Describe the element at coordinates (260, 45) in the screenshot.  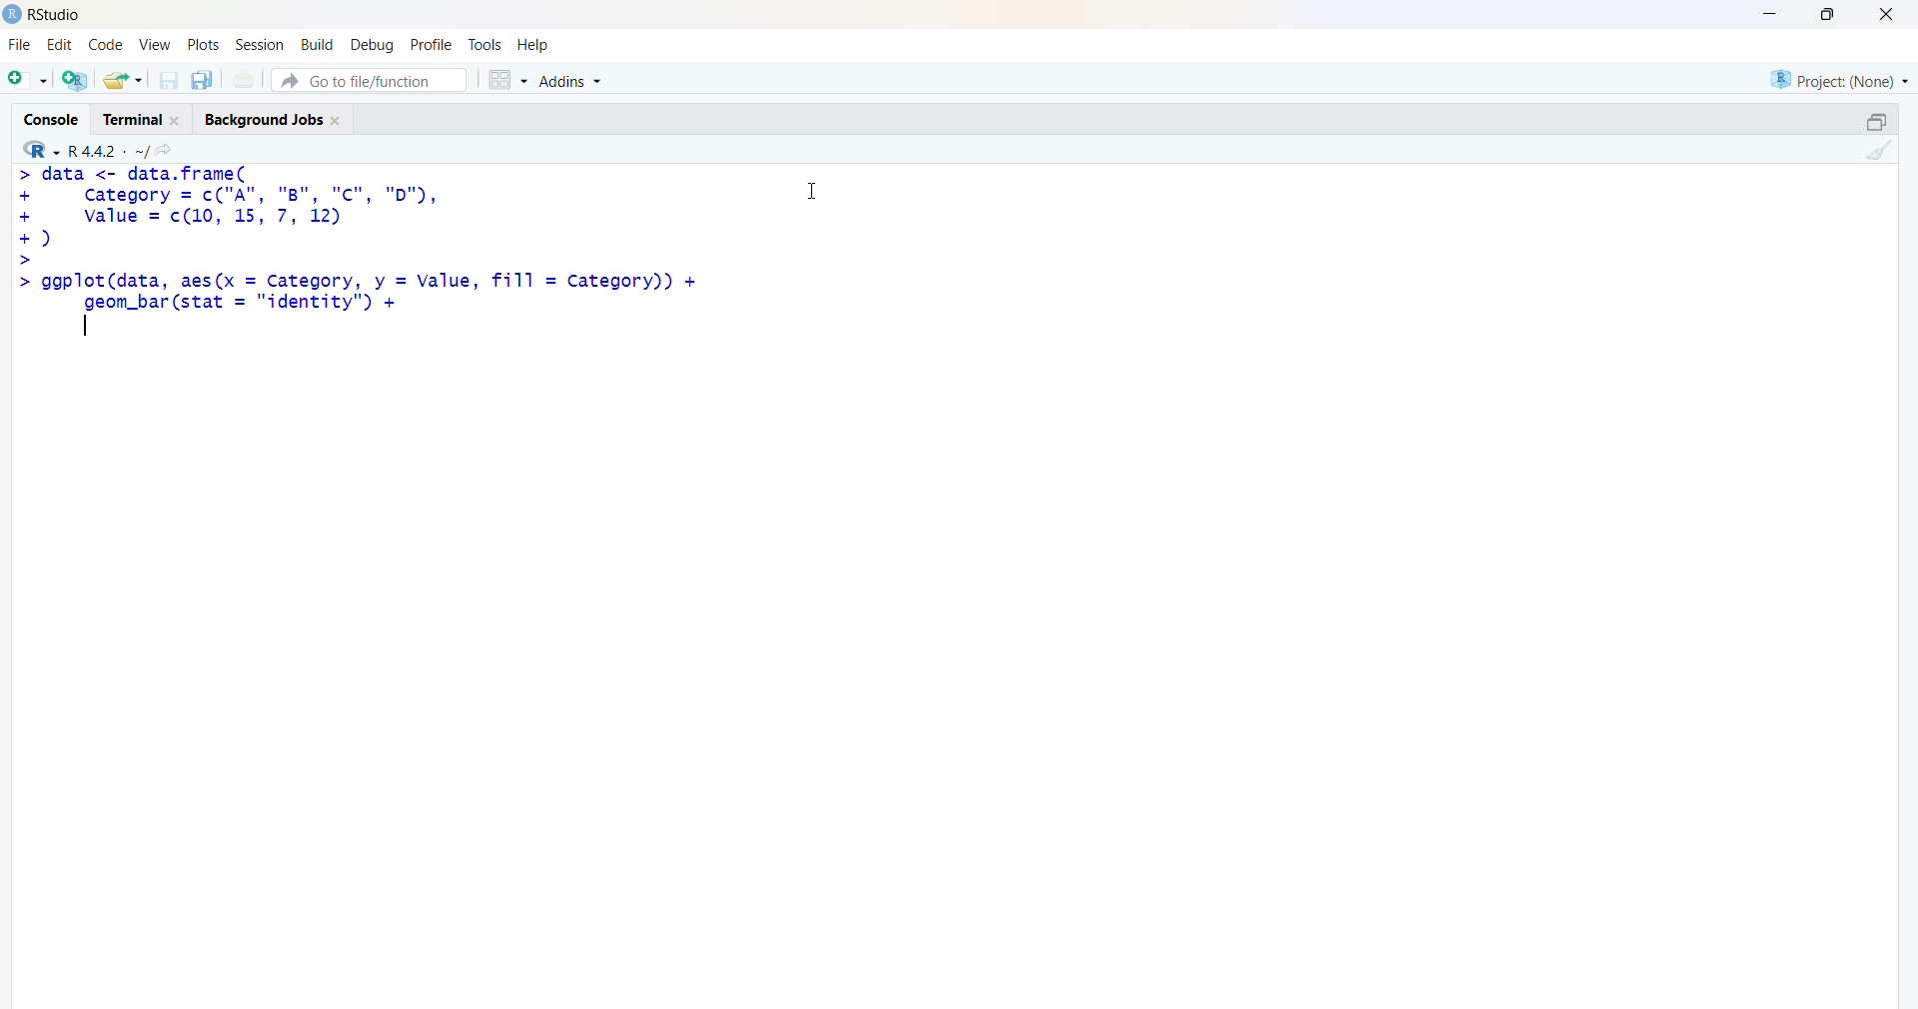
I see `Session` at that location.